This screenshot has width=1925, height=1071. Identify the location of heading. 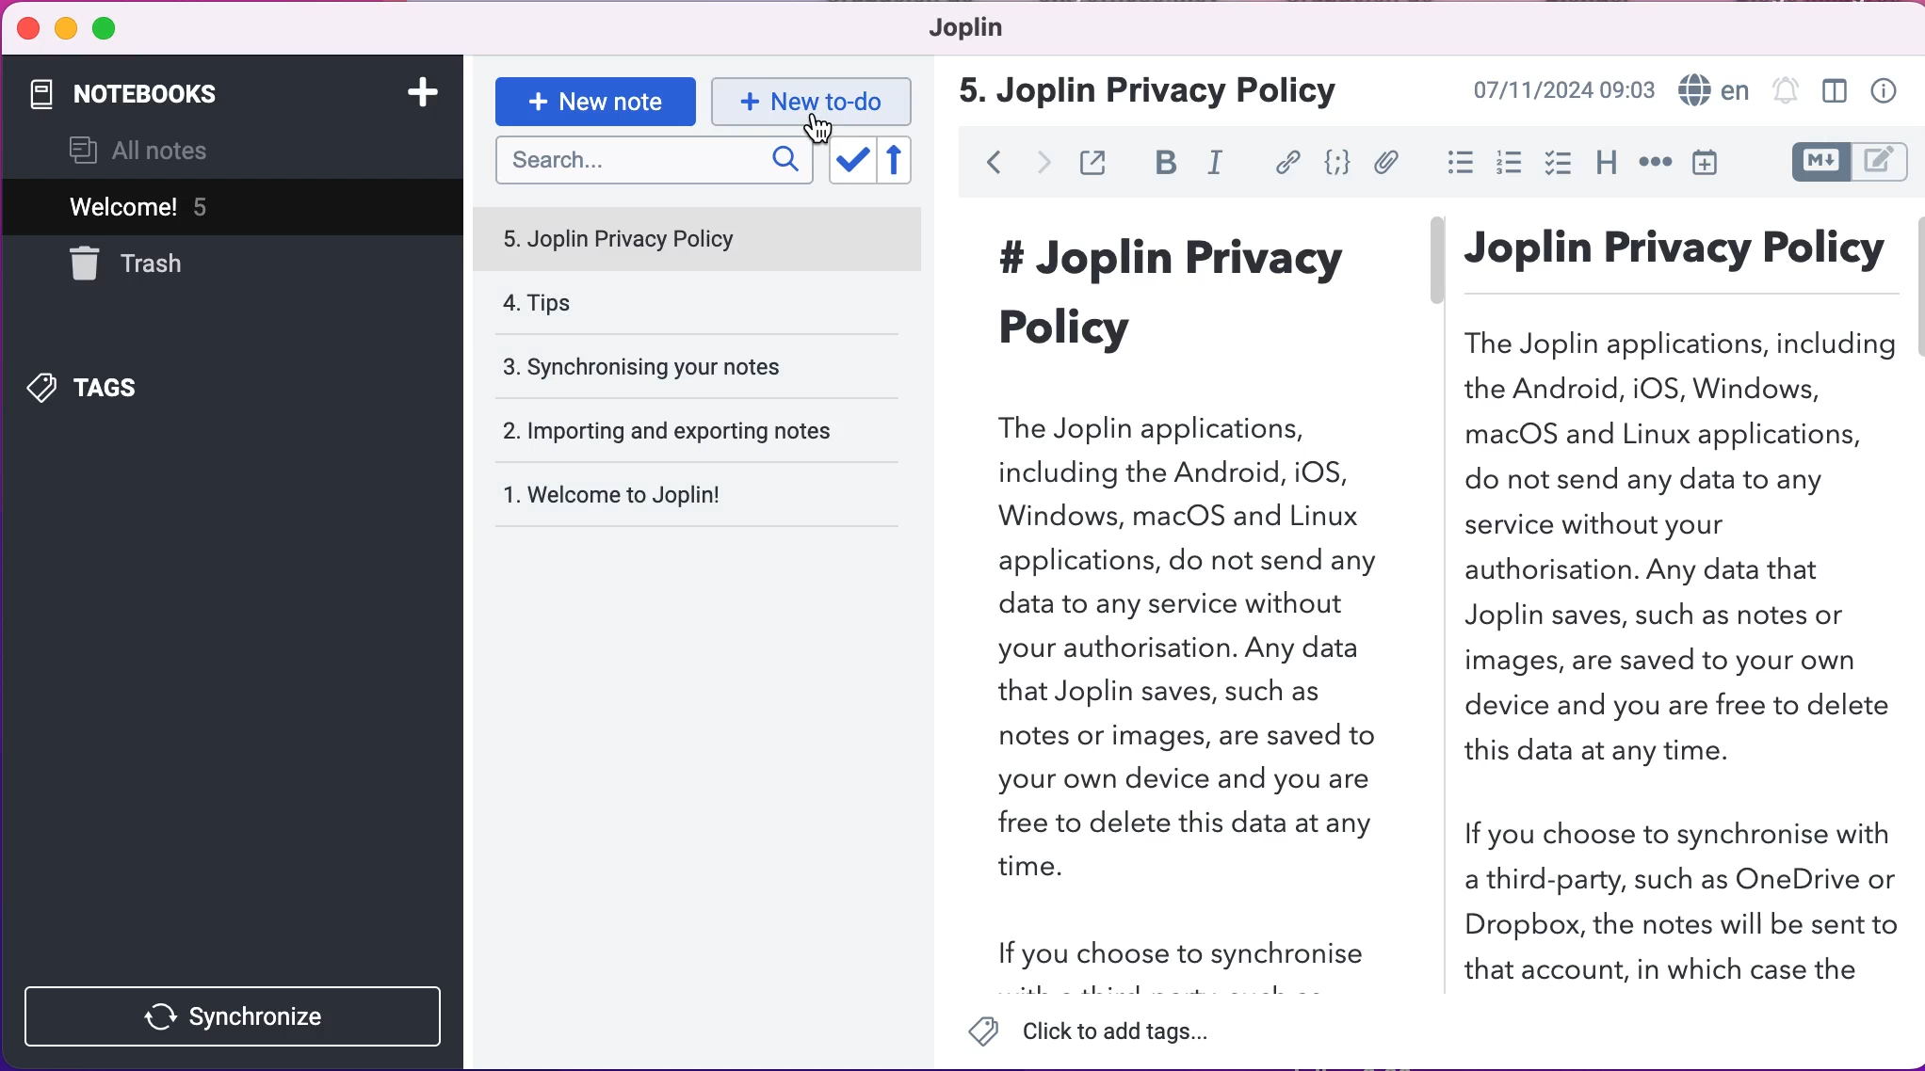
(1606, 168).